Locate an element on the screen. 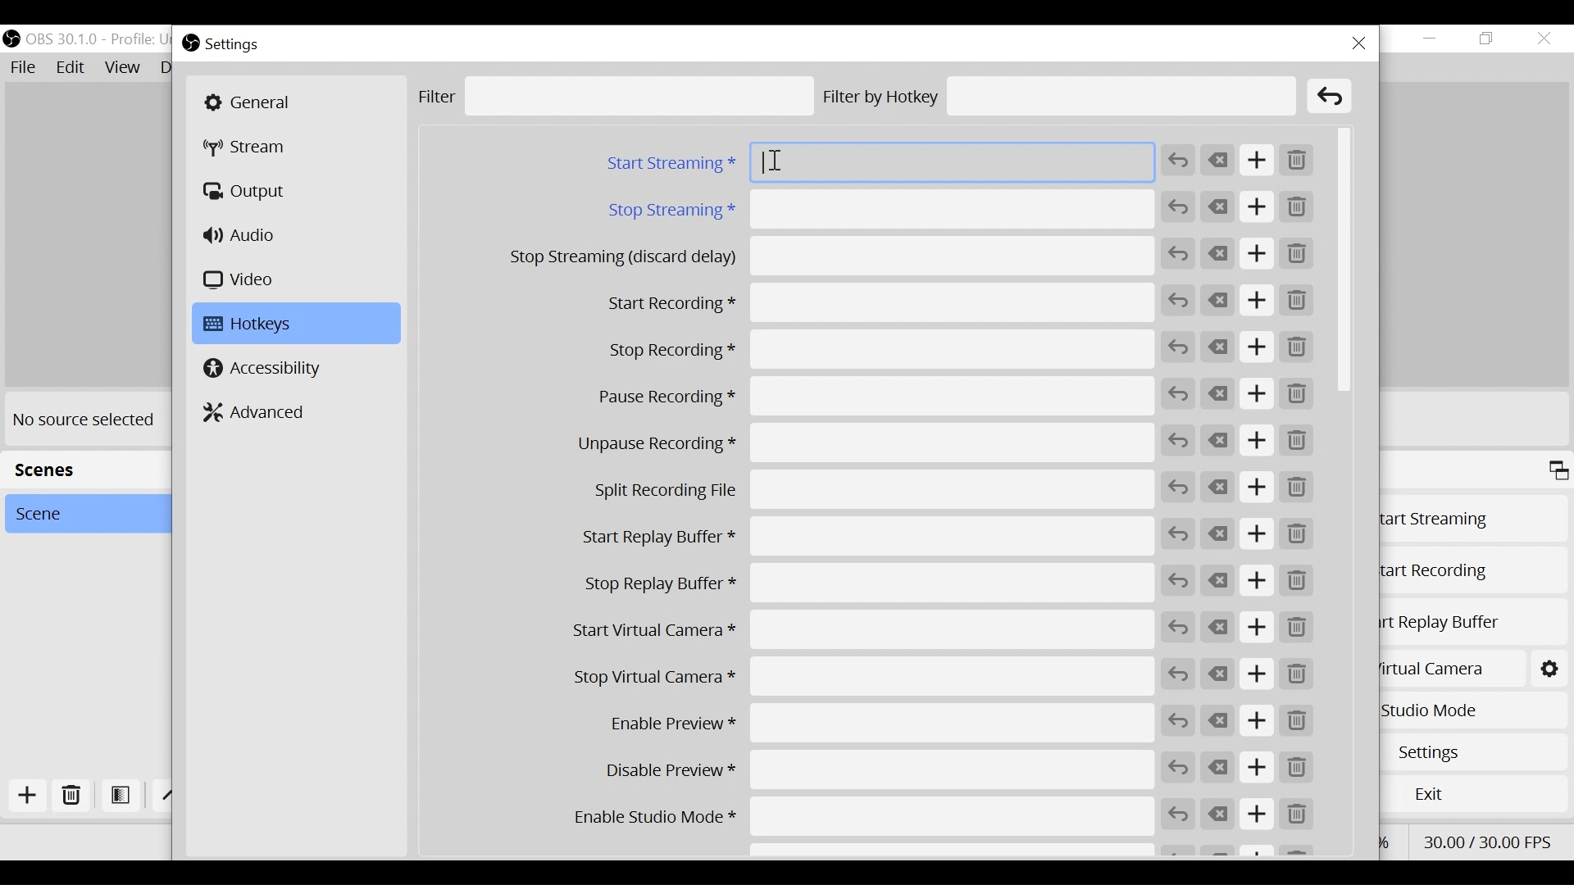 Image resolution: width=1574 pixels, height=885 pixels. Remove is located at coordinates (1296, 163).